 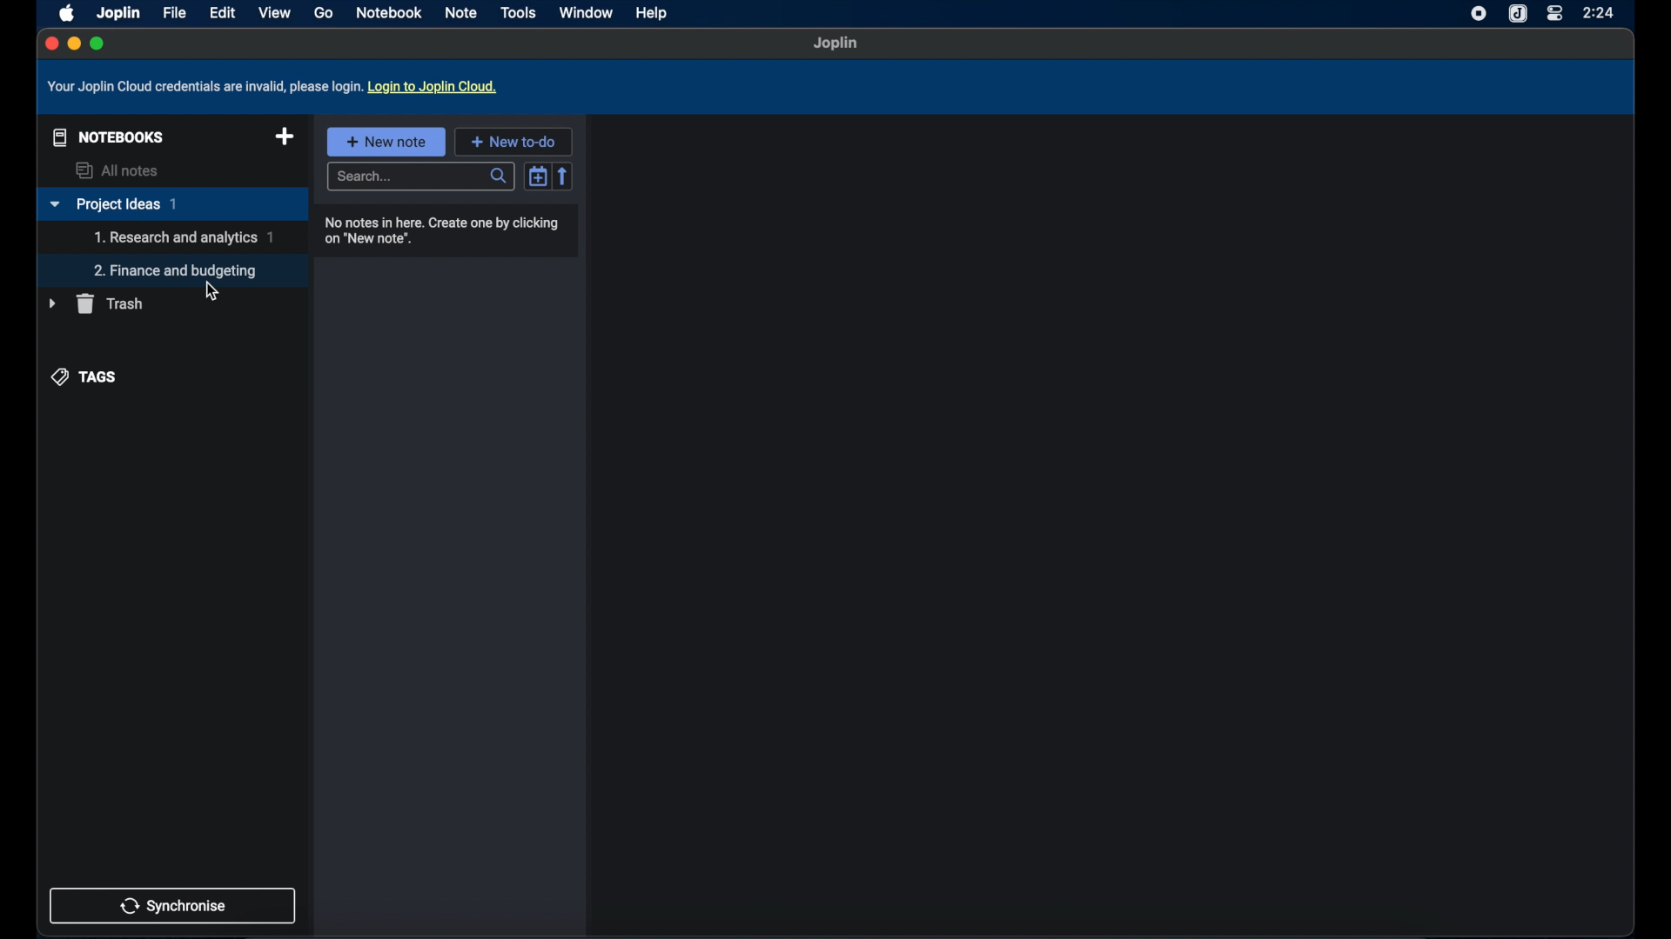 I want to click on drag cursor, so click(x=210, y=290).